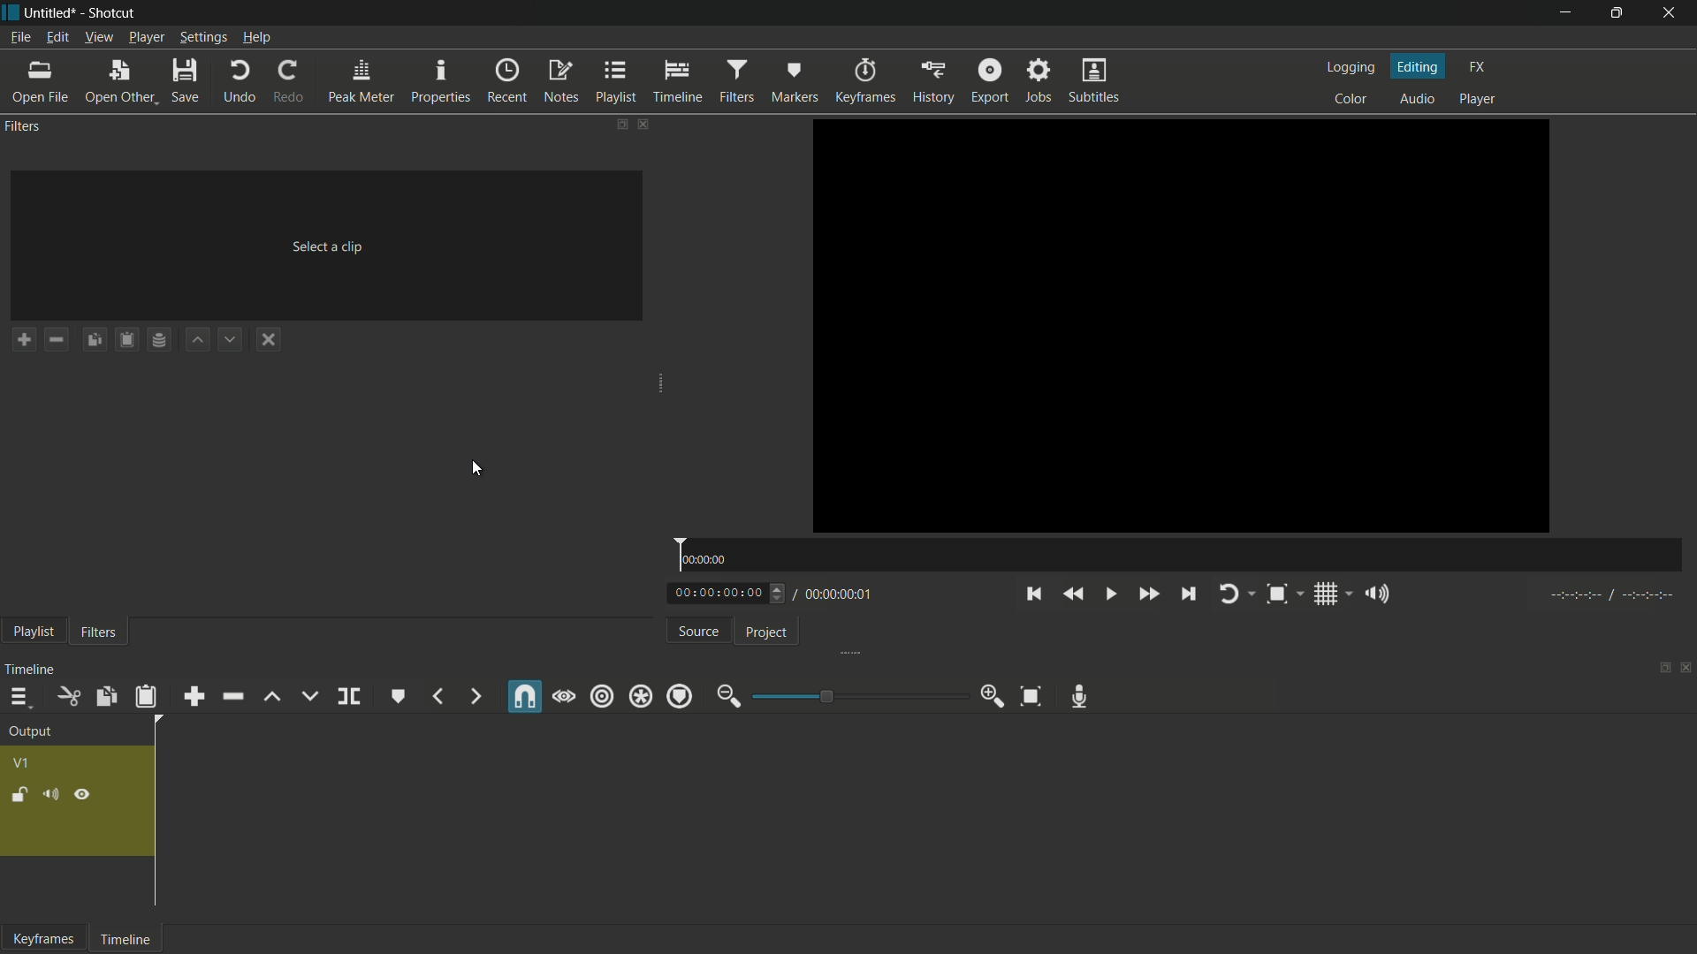 Image resolution: width=1697 pixels, height=954 pixels. I want to click on subtitles, so click(1094, 79).